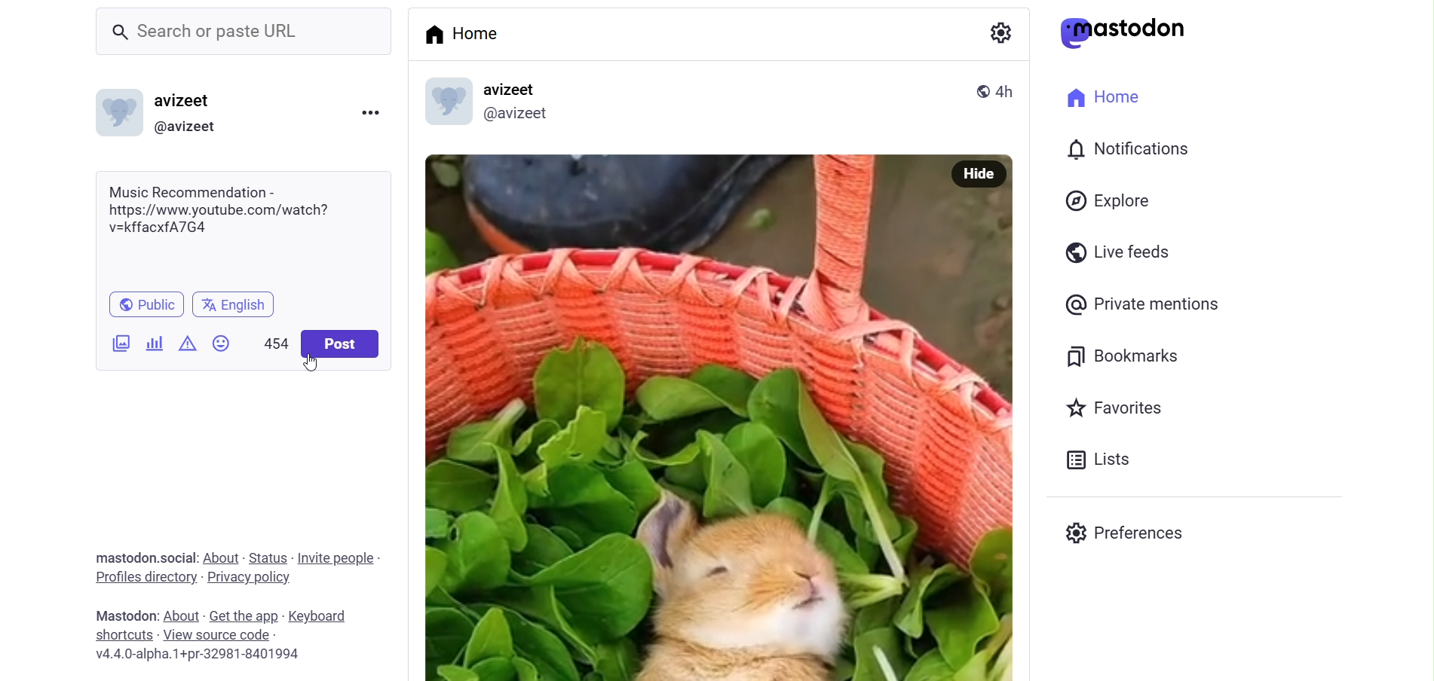 The image size is (1434, 681). I want to click on profile picture, so click(446, 100).